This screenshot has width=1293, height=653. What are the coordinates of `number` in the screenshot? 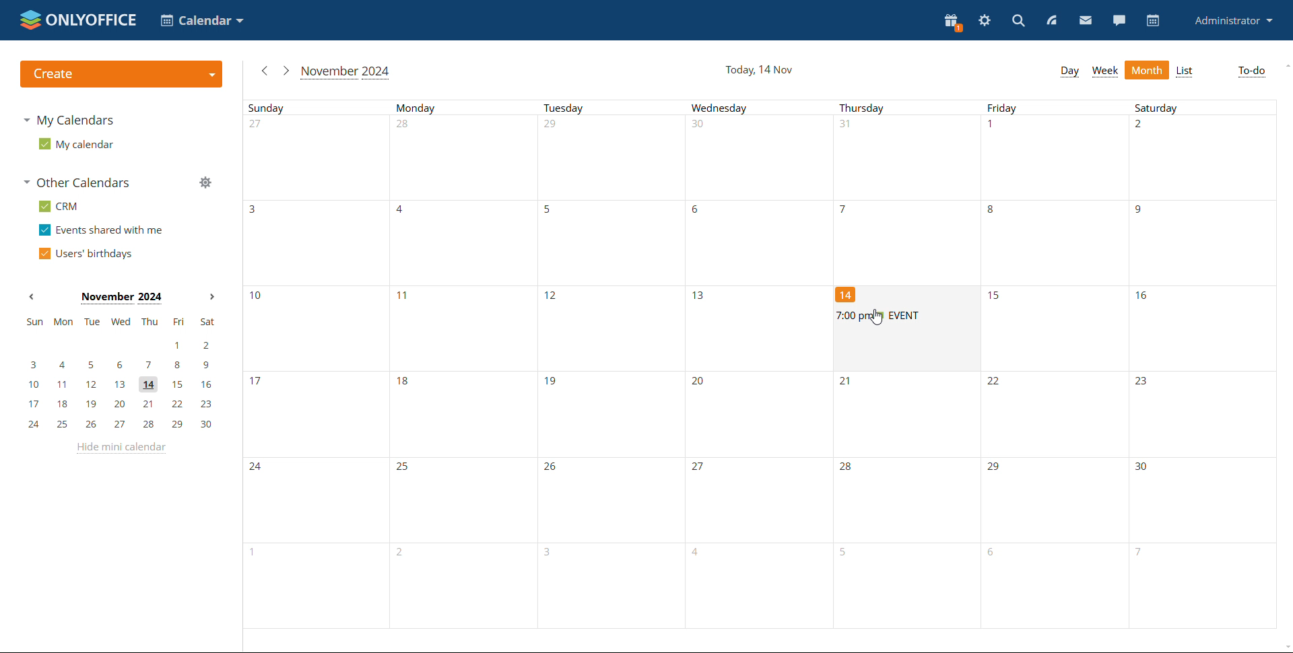 It's located at (852, 127).